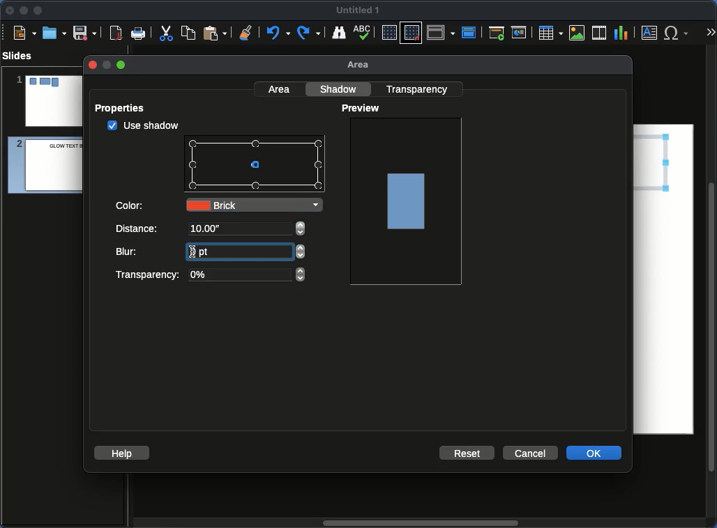  I want to click on Shadow, so click(340, 88).